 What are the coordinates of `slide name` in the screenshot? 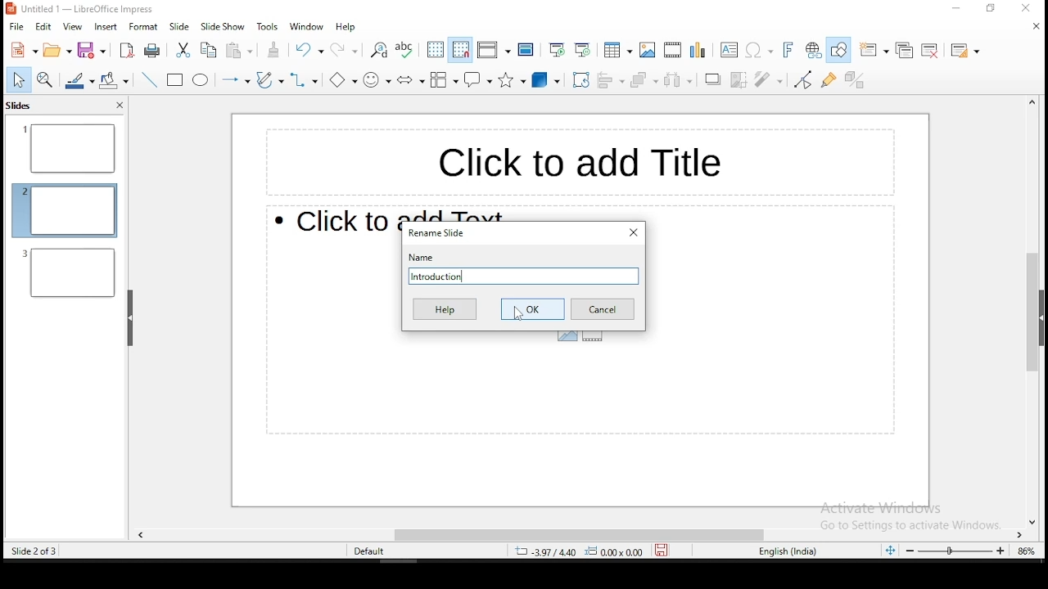 It's located at (524, 274).